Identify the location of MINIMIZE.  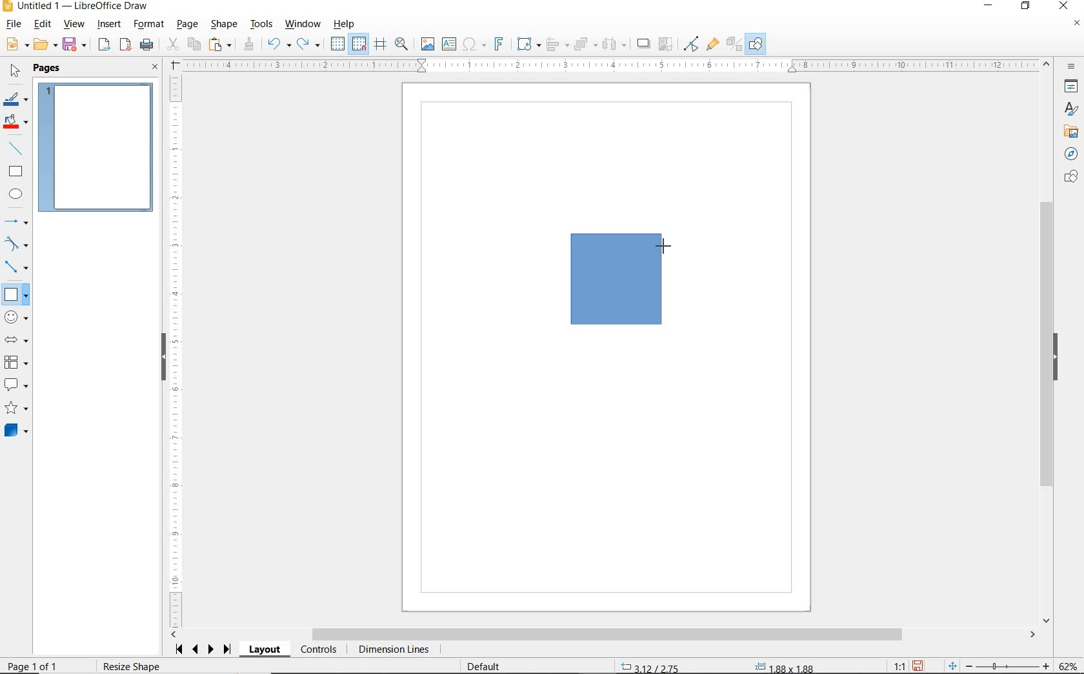
(992, 6).